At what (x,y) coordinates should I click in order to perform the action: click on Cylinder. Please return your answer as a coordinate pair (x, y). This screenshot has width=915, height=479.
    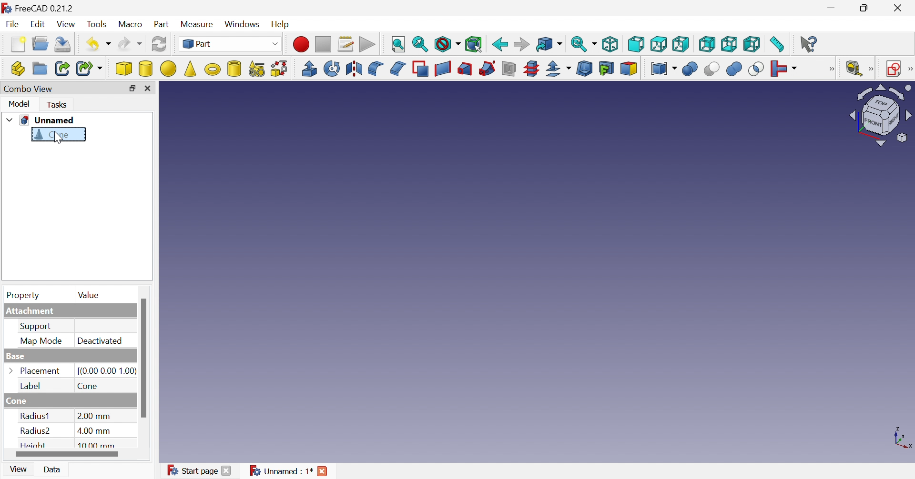
    Looking at the image, I should click on (145, 70).